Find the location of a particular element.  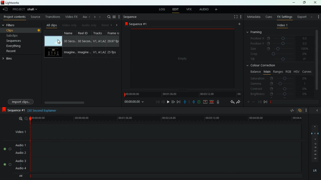

back is located at coordinates (6, 10).